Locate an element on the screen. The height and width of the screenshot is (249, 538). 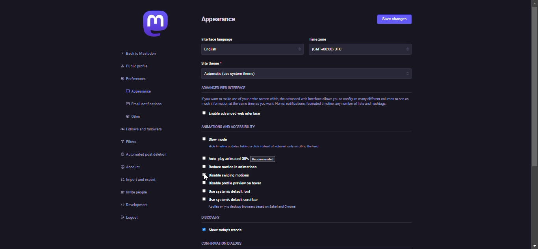
accessibility is located at coordinates (223, 126).